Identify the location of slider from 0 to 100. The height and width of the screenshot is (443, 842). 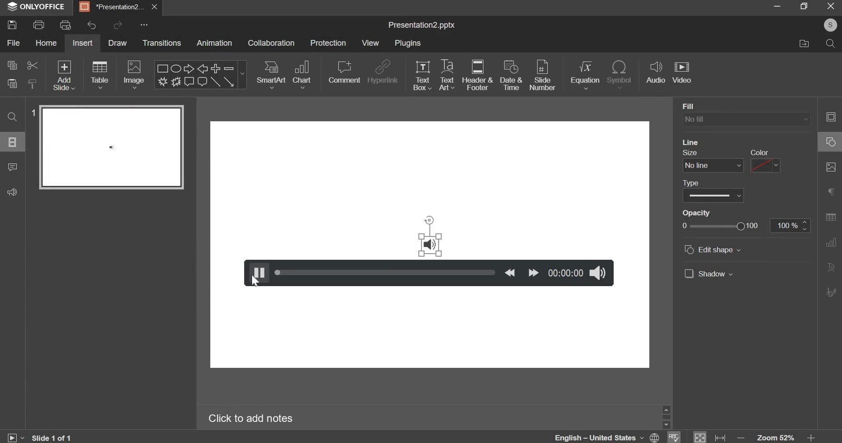
(720, 226).